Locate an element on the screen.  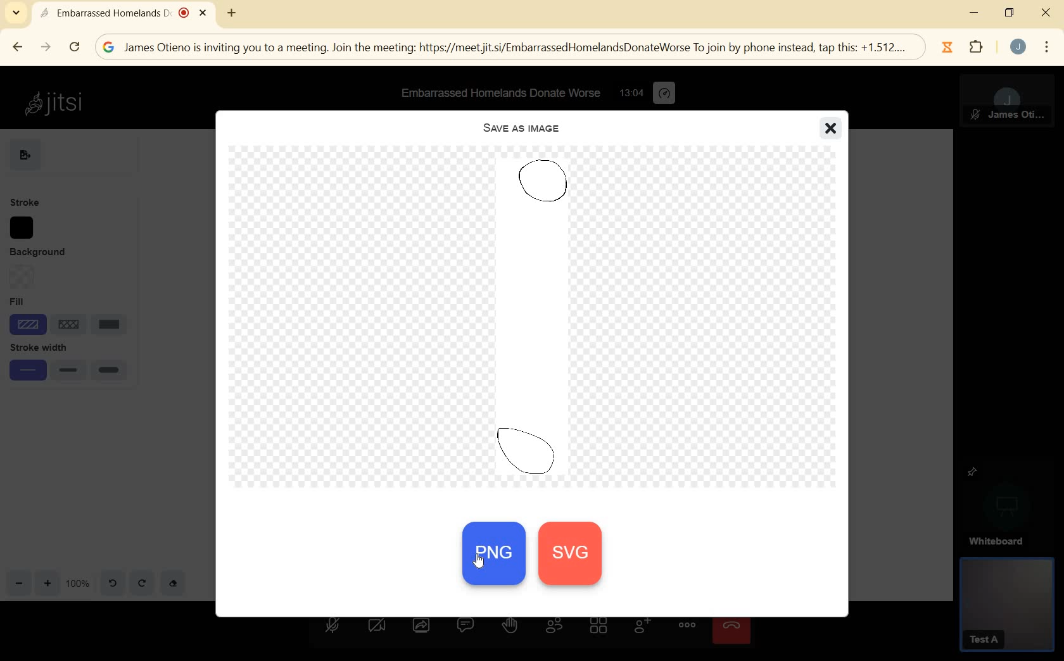
restore down is located at coordinates (1010, 15).